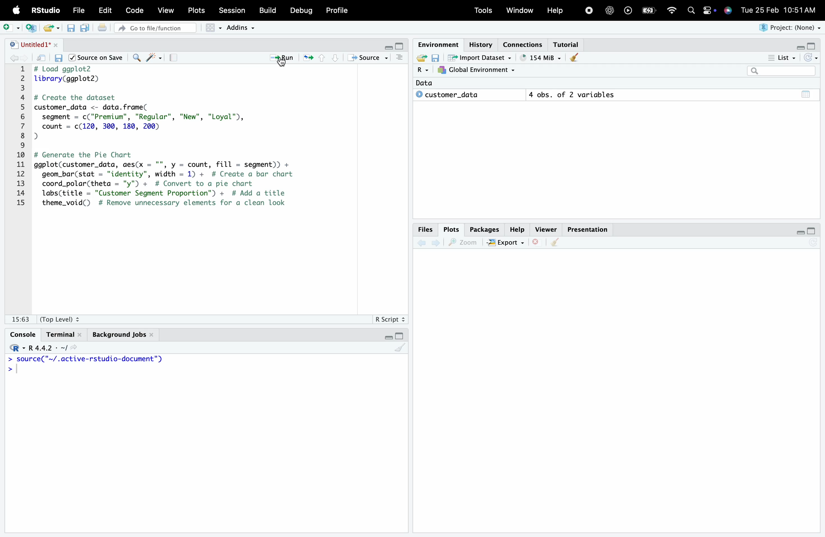 The height and width of the screenshot is (537, 825). What do you see at coordinates (387, 339) in the screenshot?
I see `minimise` at bounding box center [387, 339].